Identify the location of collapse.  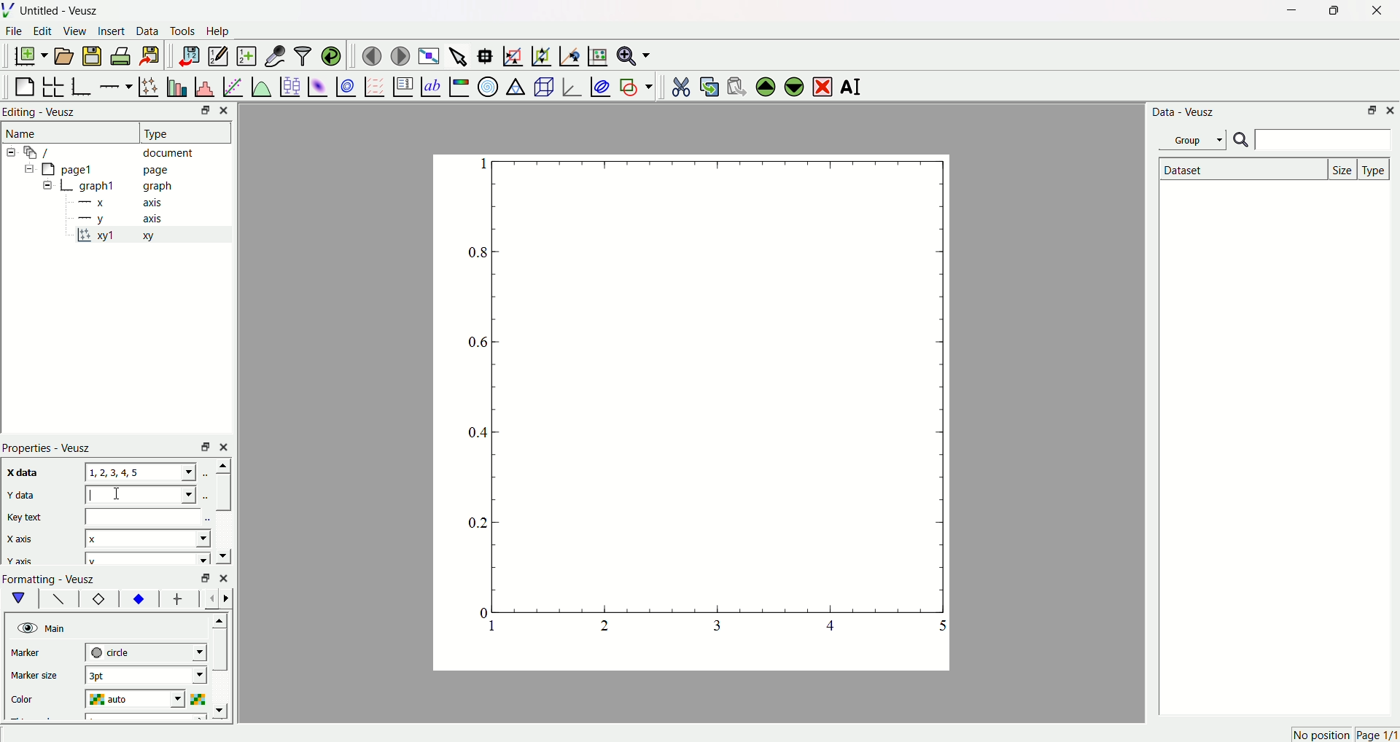
(13, 152).